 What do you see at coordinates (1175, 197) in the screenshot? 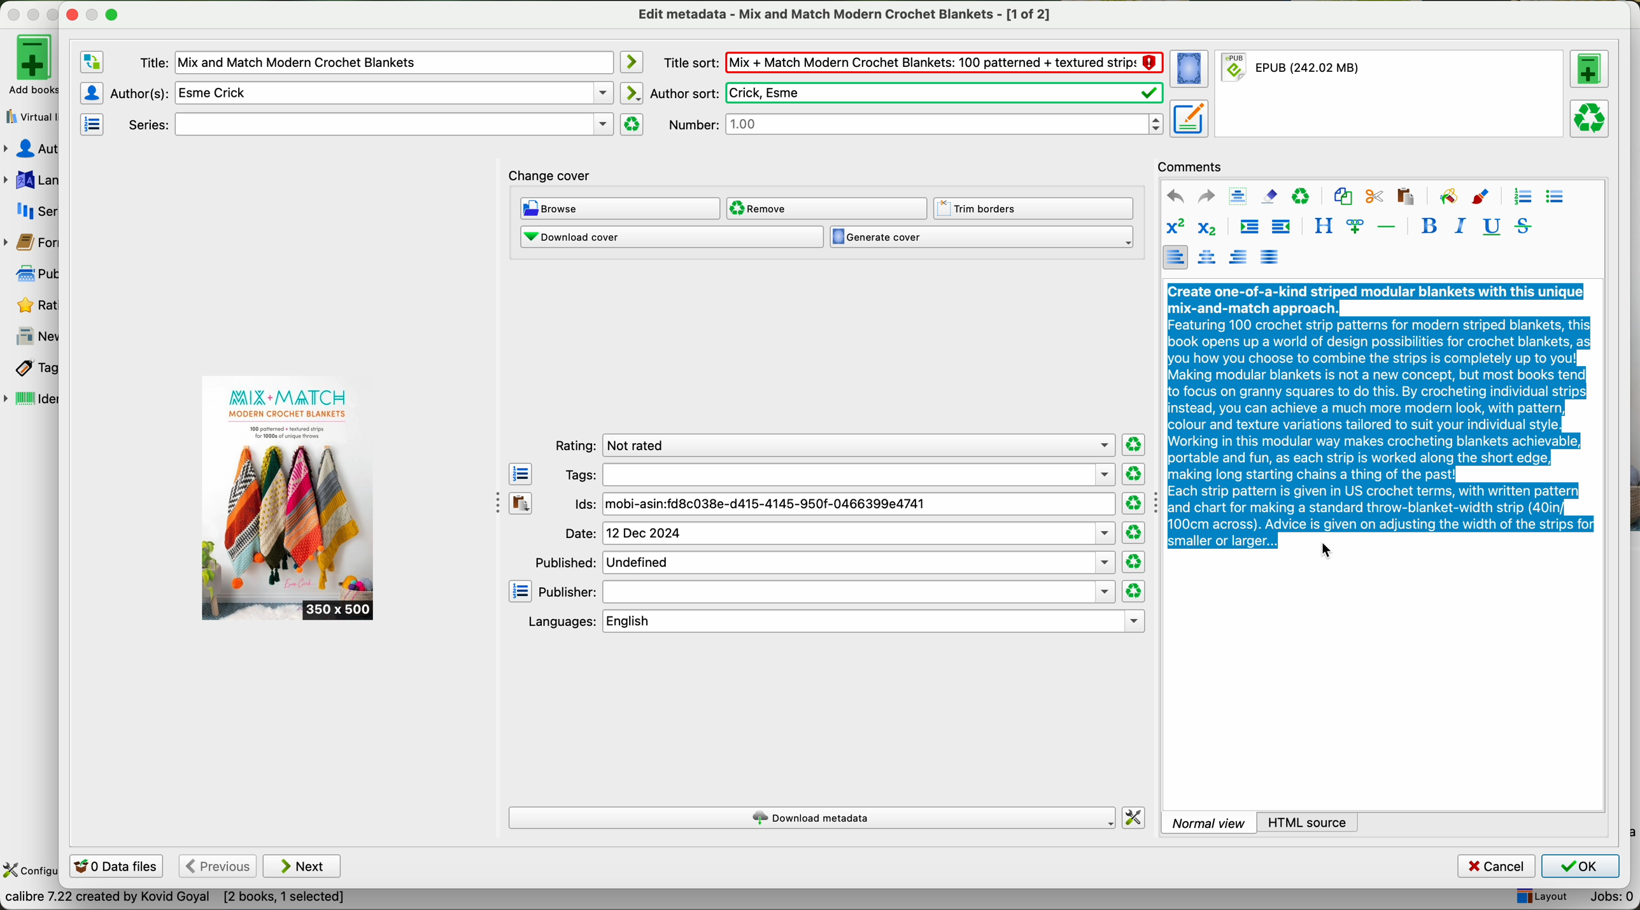
I see `undo` at bounding box center [1175, 197].